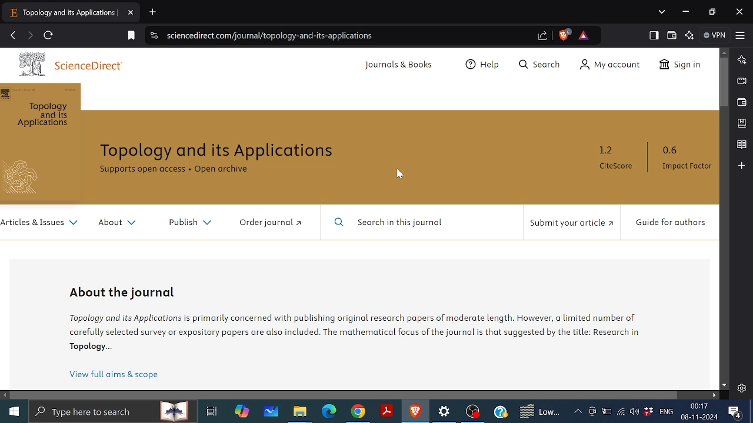 This screenshot has height=423, width=753. I want to click on Start, so click(14, 412).